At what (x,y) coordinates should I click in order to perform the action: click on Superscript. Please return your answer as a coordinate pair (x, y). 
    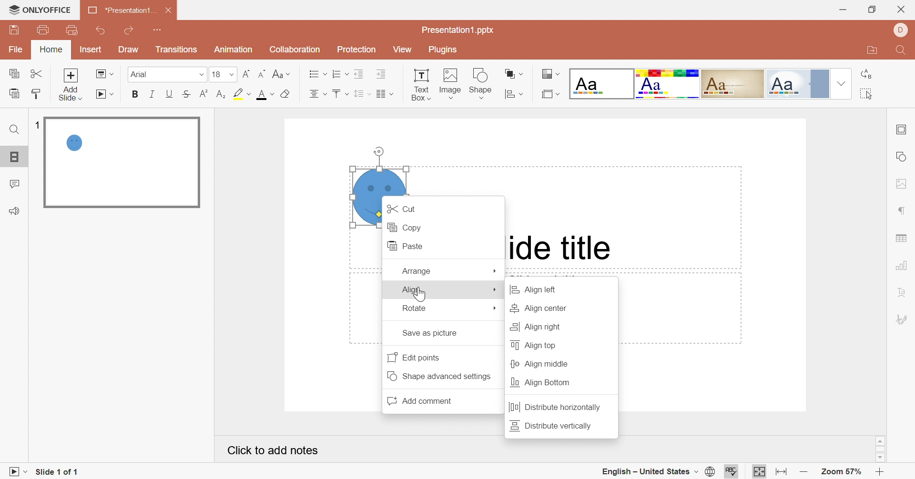
    Looking at the image, I should click on (202, 94).